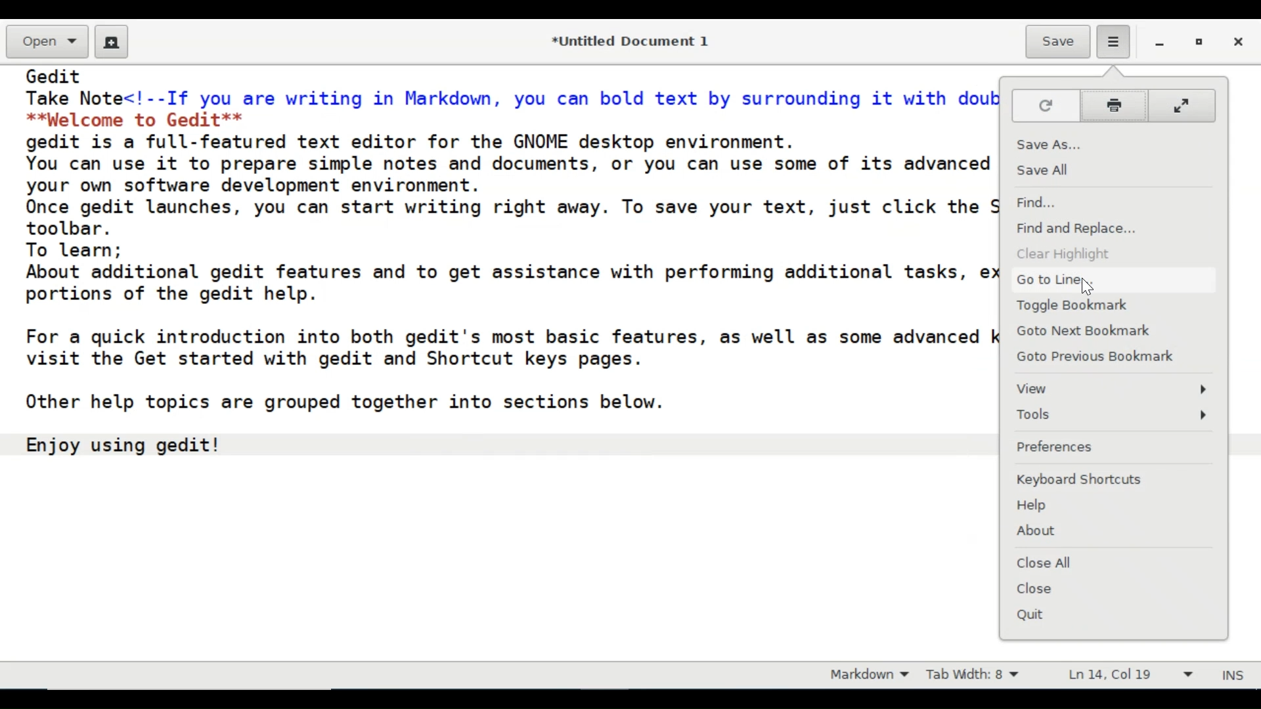 The height and width of the screenshot is (709, 1261). What do you see at coordinates (1237, 43) in the screenshot?
I see `Close` at bounding box center [1237, 43].